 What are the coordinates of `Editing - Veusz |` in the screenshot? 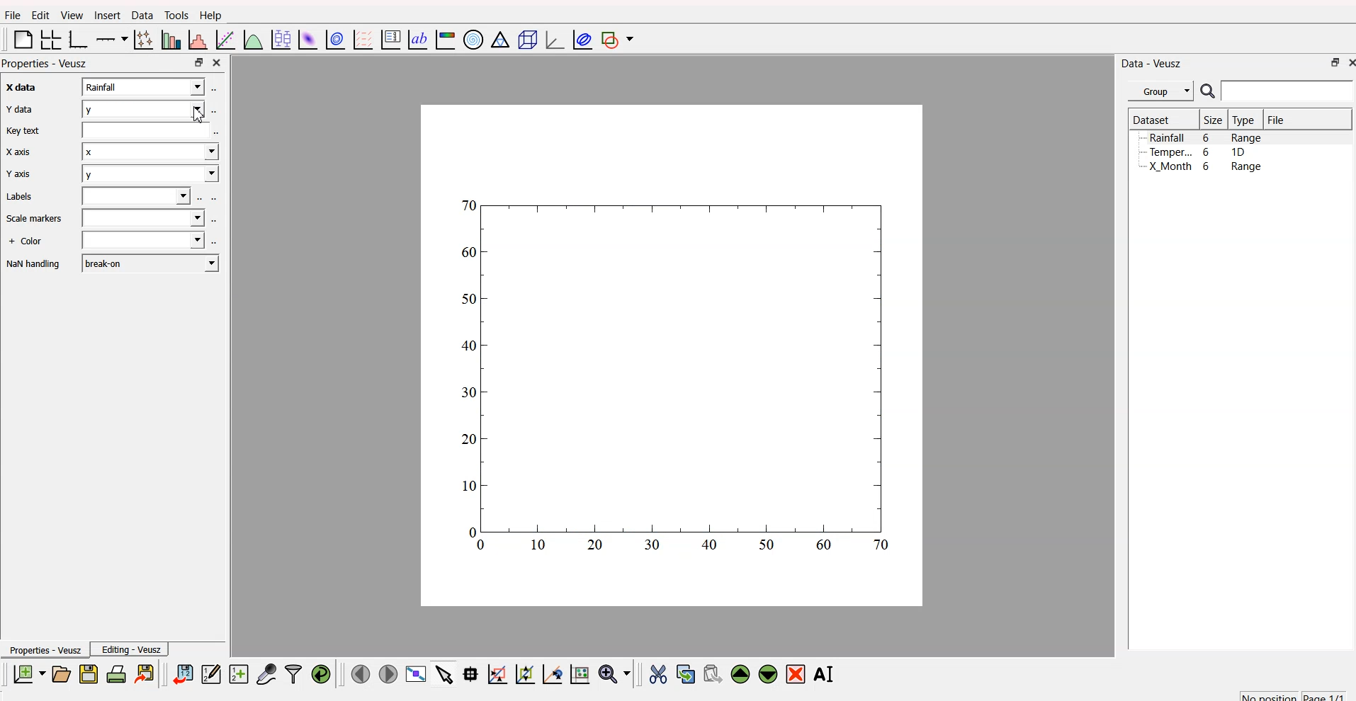 It's located at (132, 649).